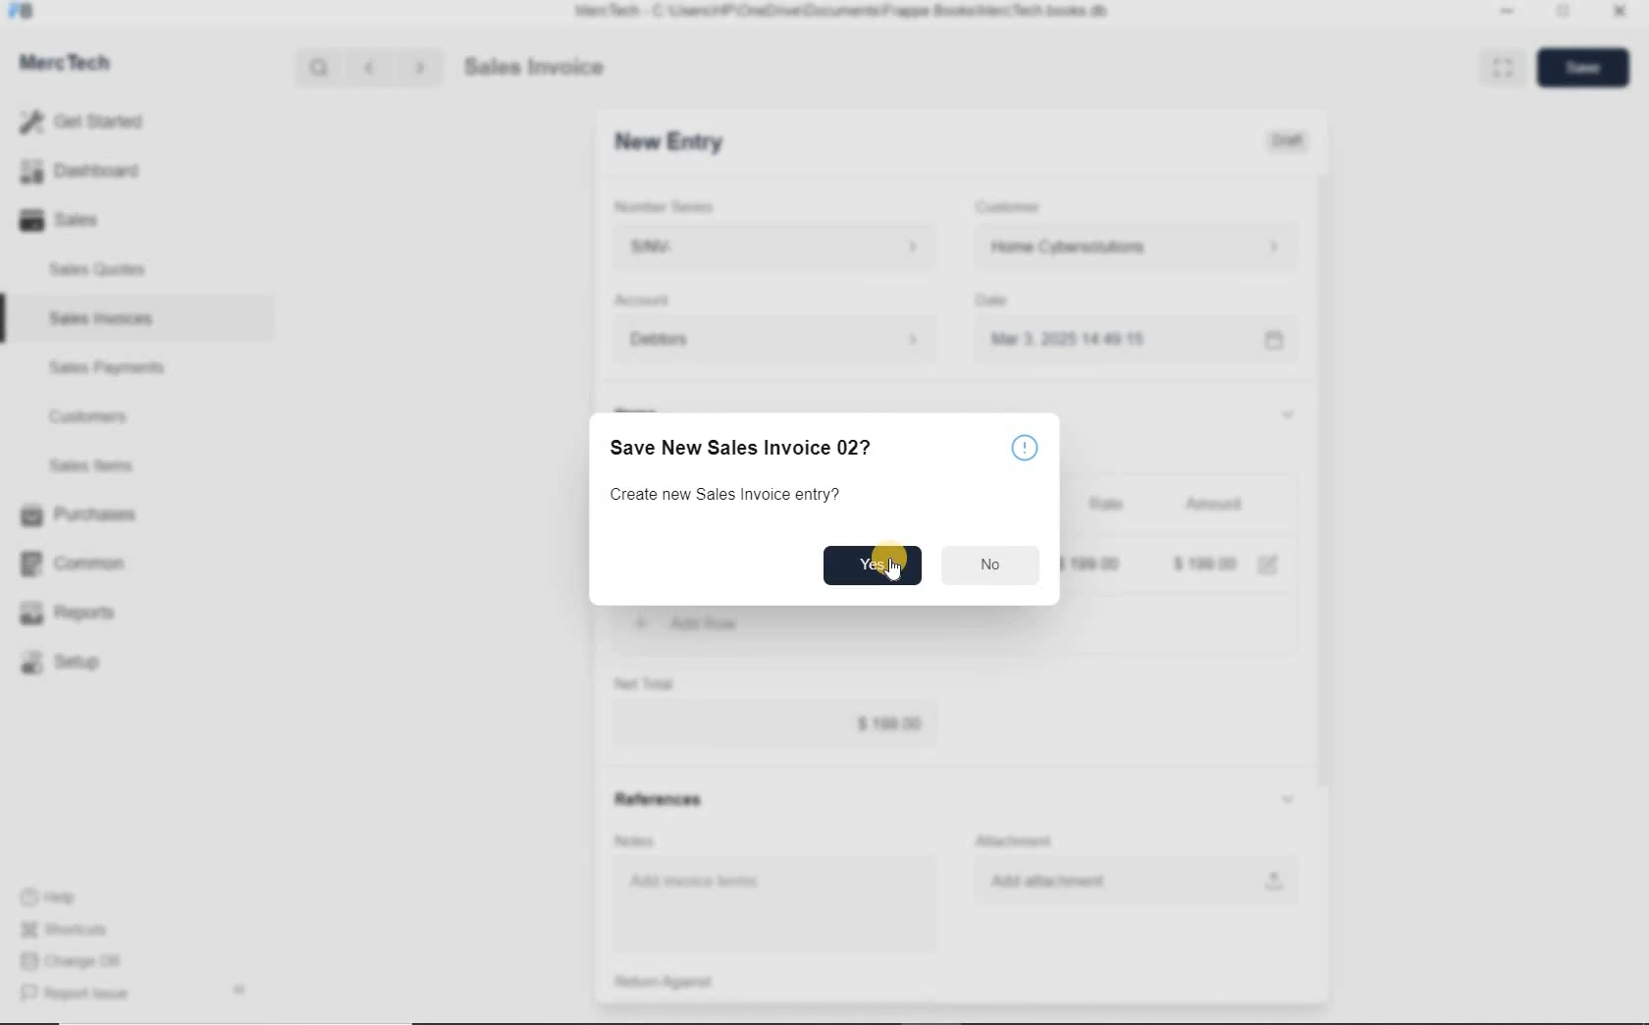 The width and height of the screenshot is (1649, 1025). I want to click on Mar 3, 2025 14:49:15, so click(1074, 339).